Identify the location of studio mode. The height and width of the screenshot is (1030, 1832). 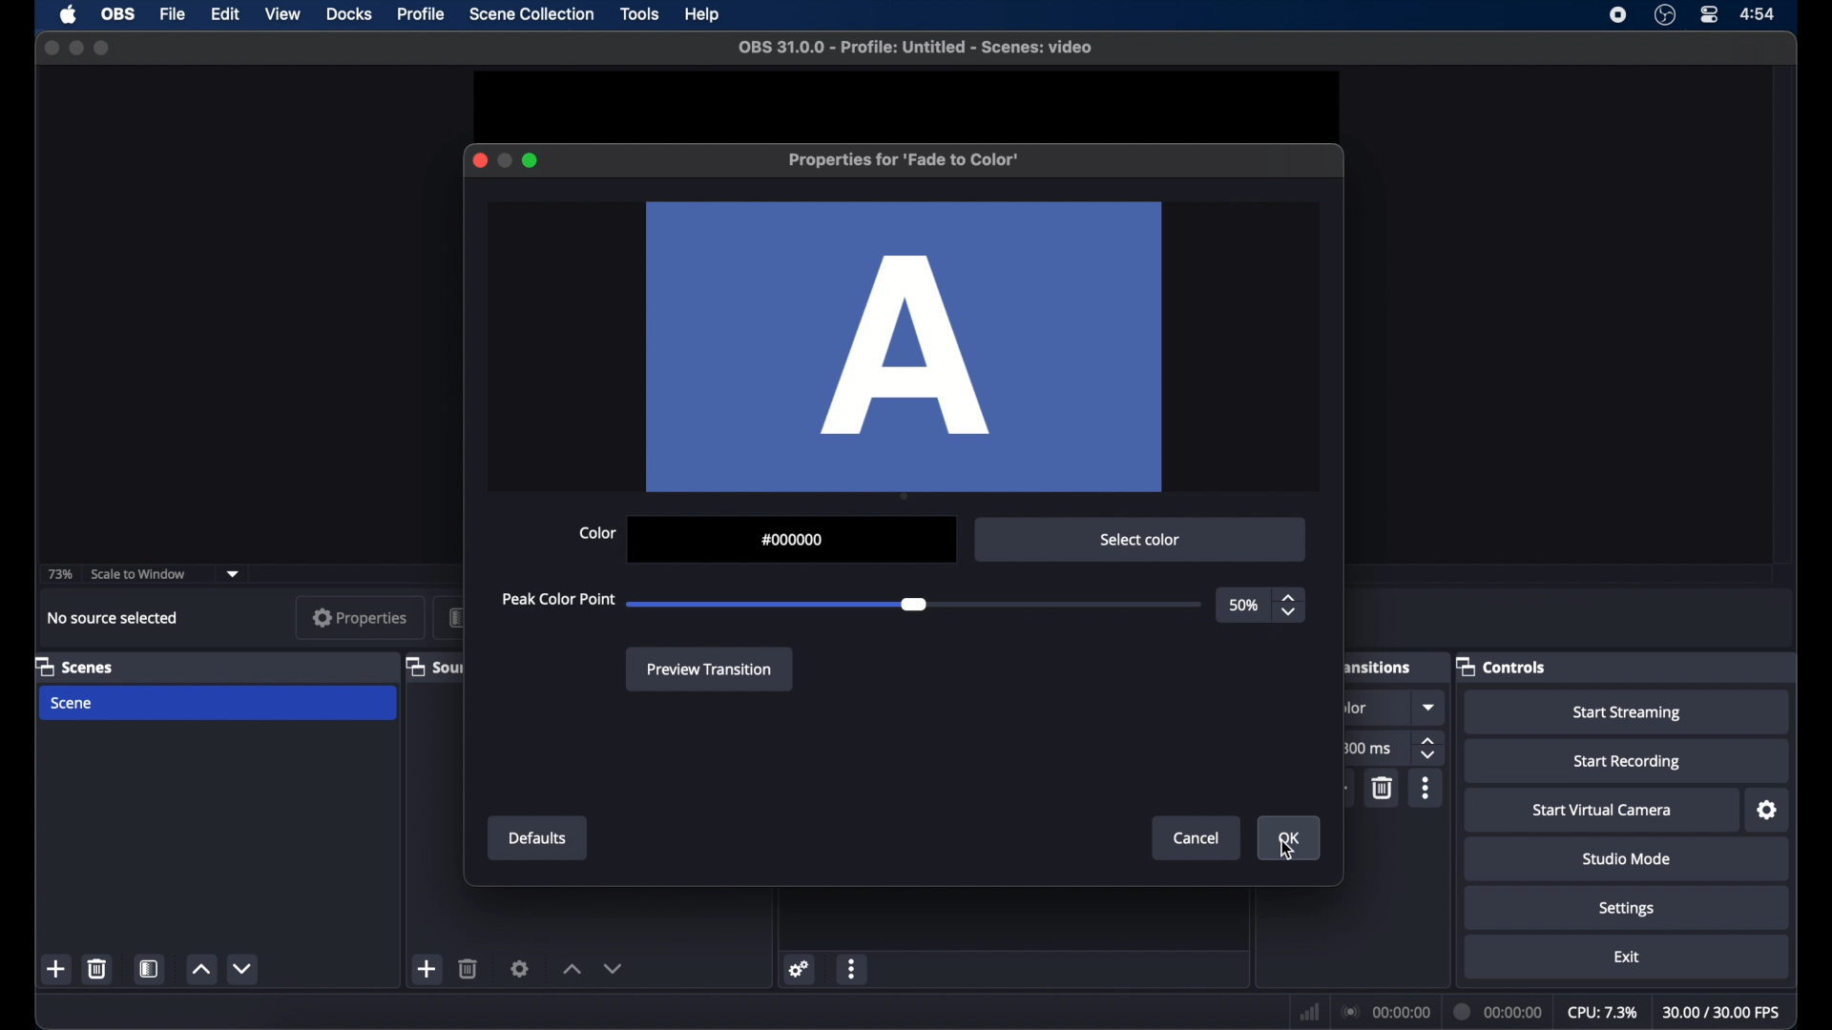
(1627, 858).